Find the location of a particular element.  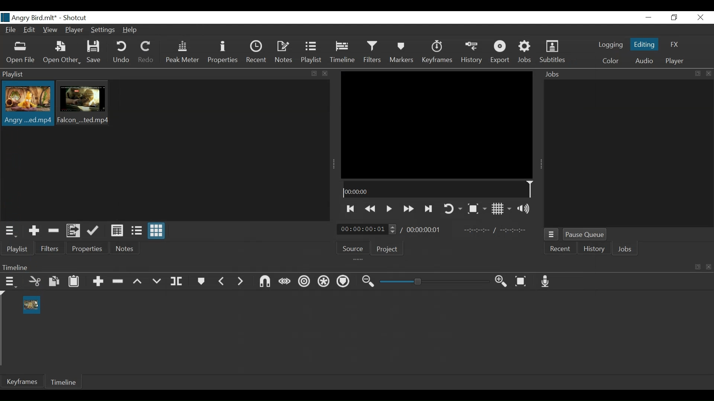

Close is located at coordinates (699, 17).